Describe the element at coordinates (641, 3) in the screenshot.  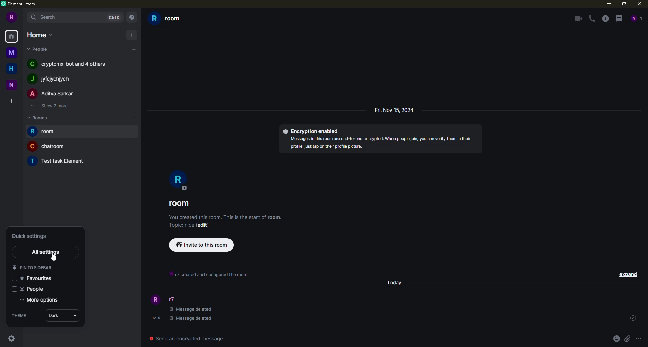
I see `close` at that location.